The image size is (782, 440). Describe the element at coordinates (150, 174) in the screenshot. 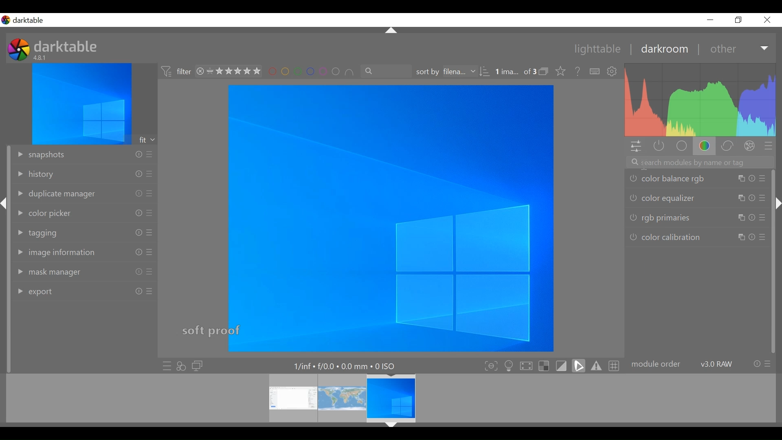

I see `presets` at that location.